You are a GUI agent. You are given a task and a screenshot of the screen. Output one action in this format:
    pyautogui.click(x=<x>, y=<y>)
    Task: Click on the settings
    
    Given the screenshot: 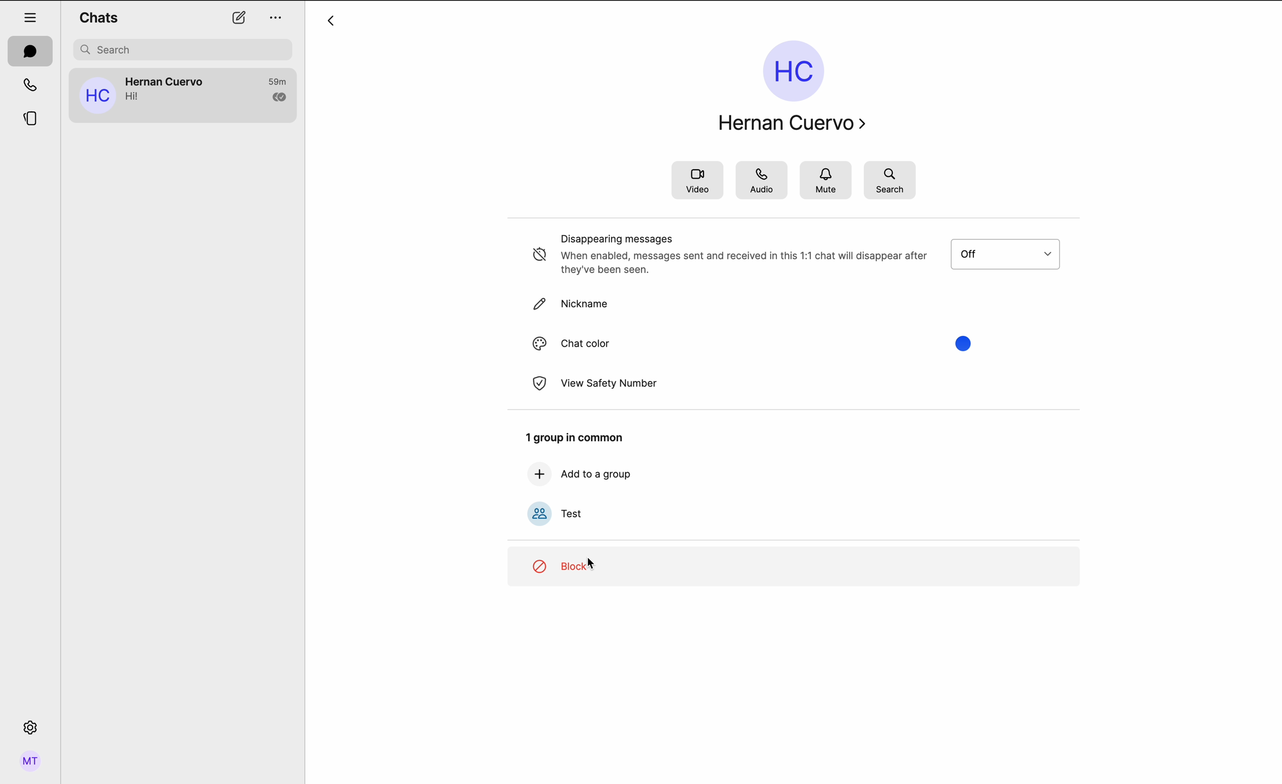 What is the action you would take?
    pyautogui.click(x=31, y=726)
    